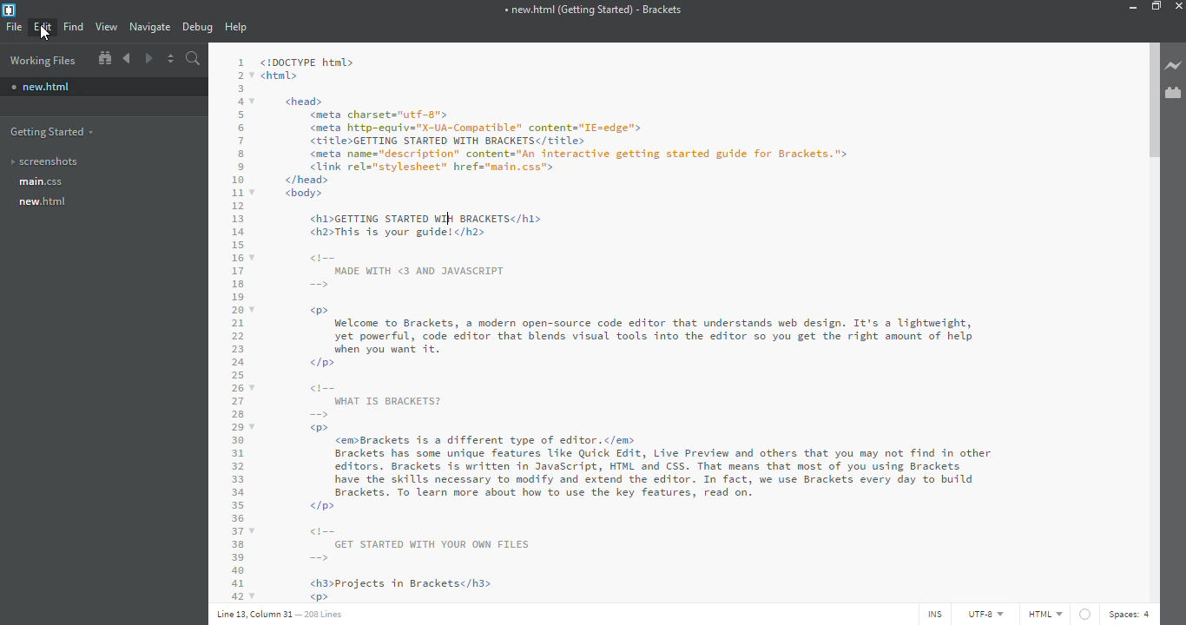 Image resolution: width=1186 pixels, height=625 pixels. Describe the element at coordinates (238, 327) in the screenshot. I see `cod eline` at that location.